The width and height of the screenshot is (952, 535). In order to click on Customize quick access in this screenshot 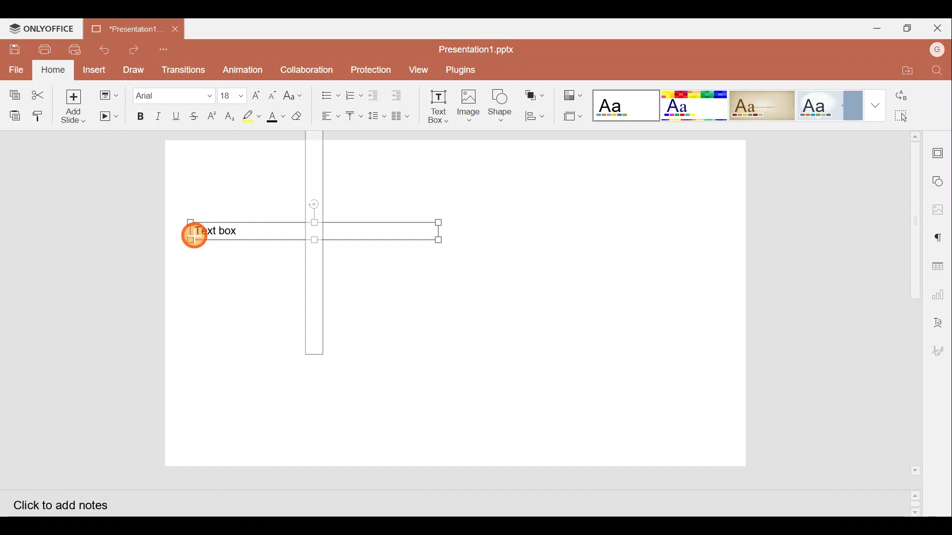, I will do `click(167, 49)`.